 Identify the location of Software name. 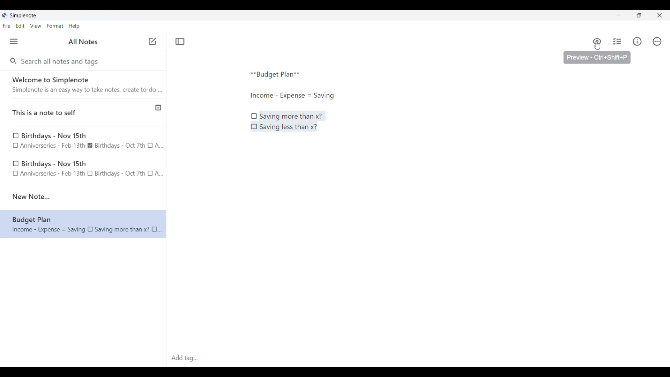
(24, 16).